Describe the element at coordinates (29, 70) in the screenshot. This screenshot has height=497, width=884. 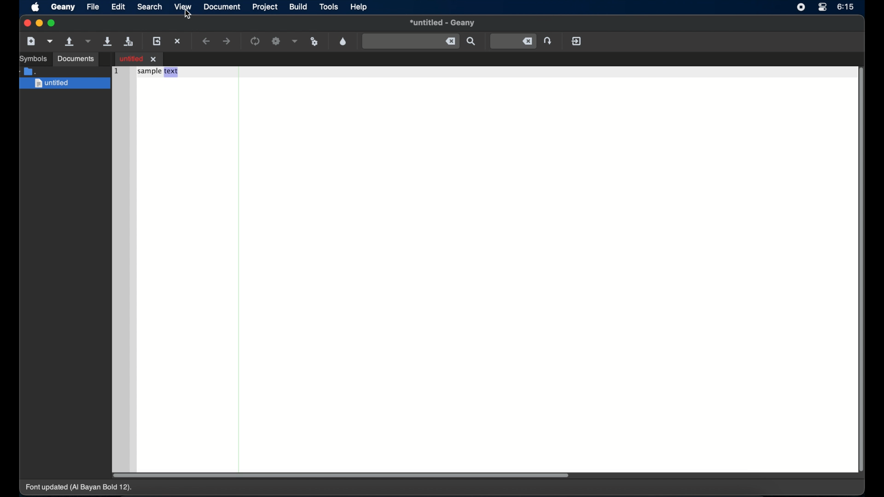
I see `documents` at that location.